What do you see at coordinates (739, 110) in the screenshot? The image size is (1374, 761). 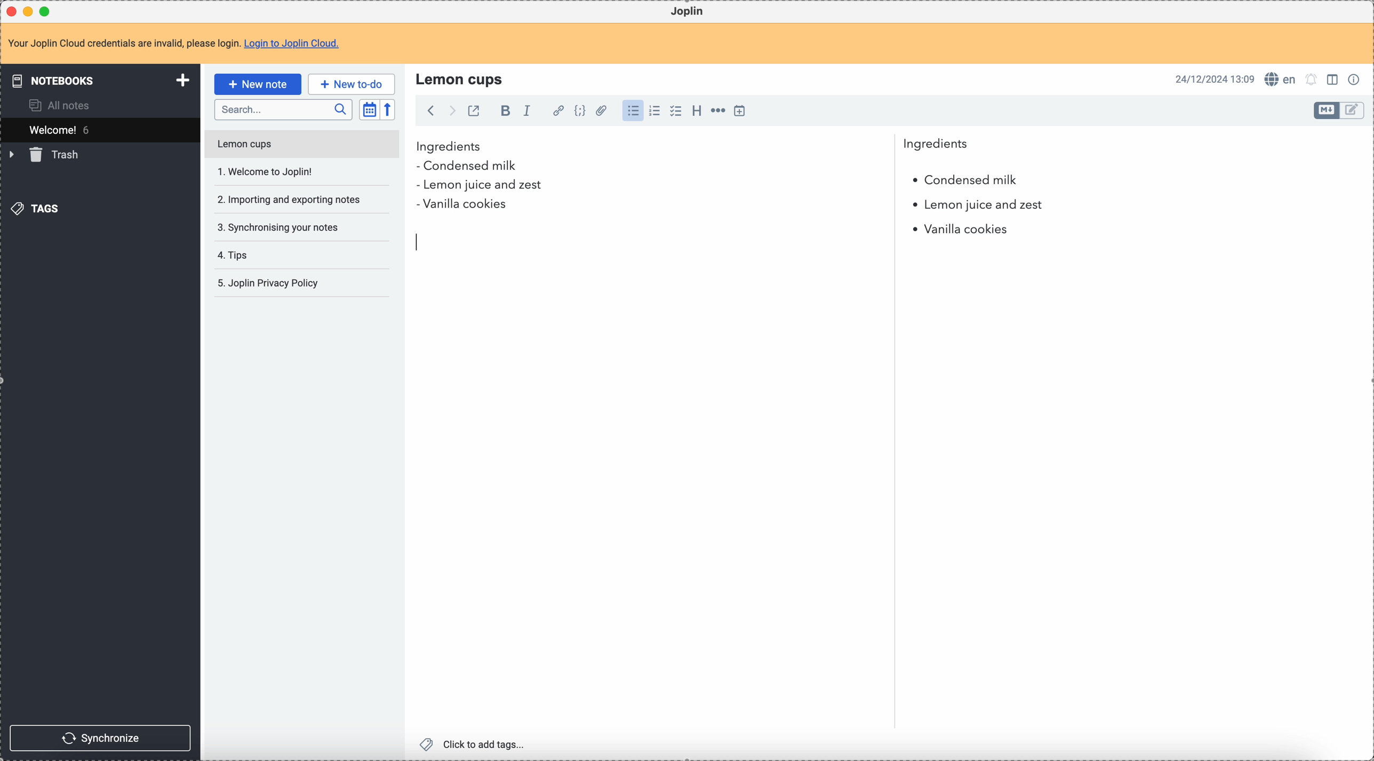 I see `insert time` at bounding box center [739, 110].